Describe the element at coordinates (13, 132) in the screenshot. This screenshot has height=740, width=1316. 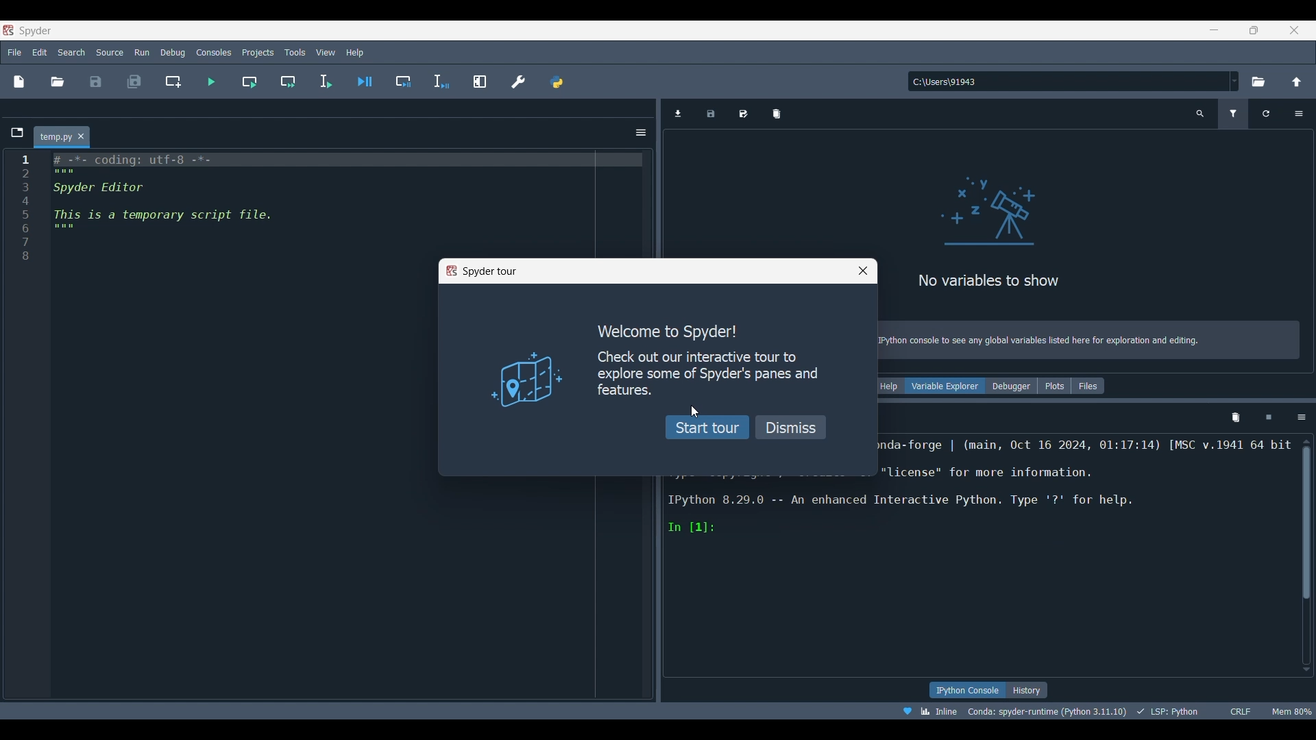
I see `browse tabs` at that location.